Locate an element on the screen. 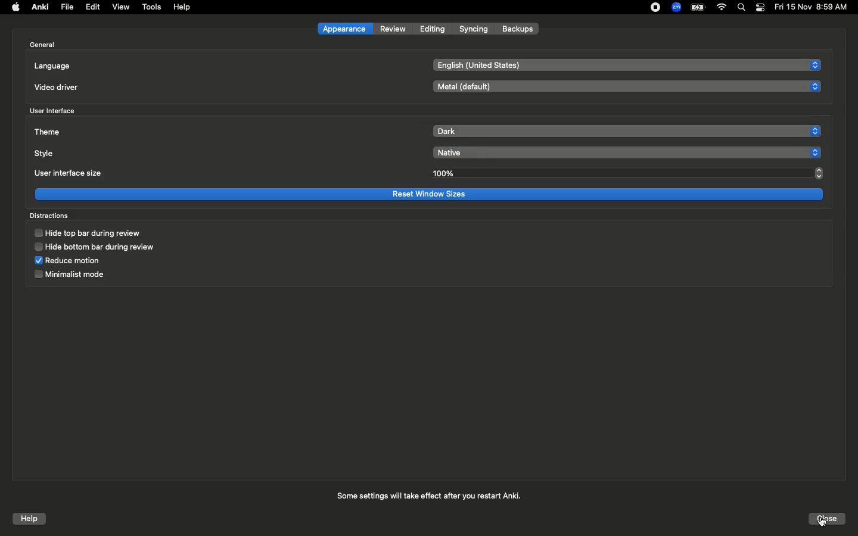 This screenshot has height=536, width=858. User interface is located at coordinates (55, 113).